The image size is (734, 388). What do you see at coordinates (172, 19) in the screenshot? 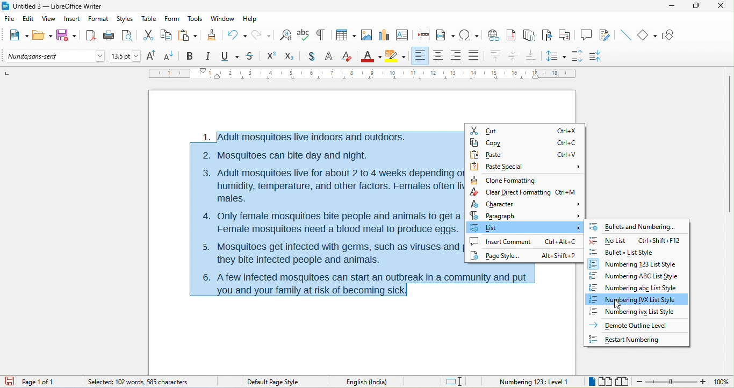
I see `form` at bounding box center [172, 19].